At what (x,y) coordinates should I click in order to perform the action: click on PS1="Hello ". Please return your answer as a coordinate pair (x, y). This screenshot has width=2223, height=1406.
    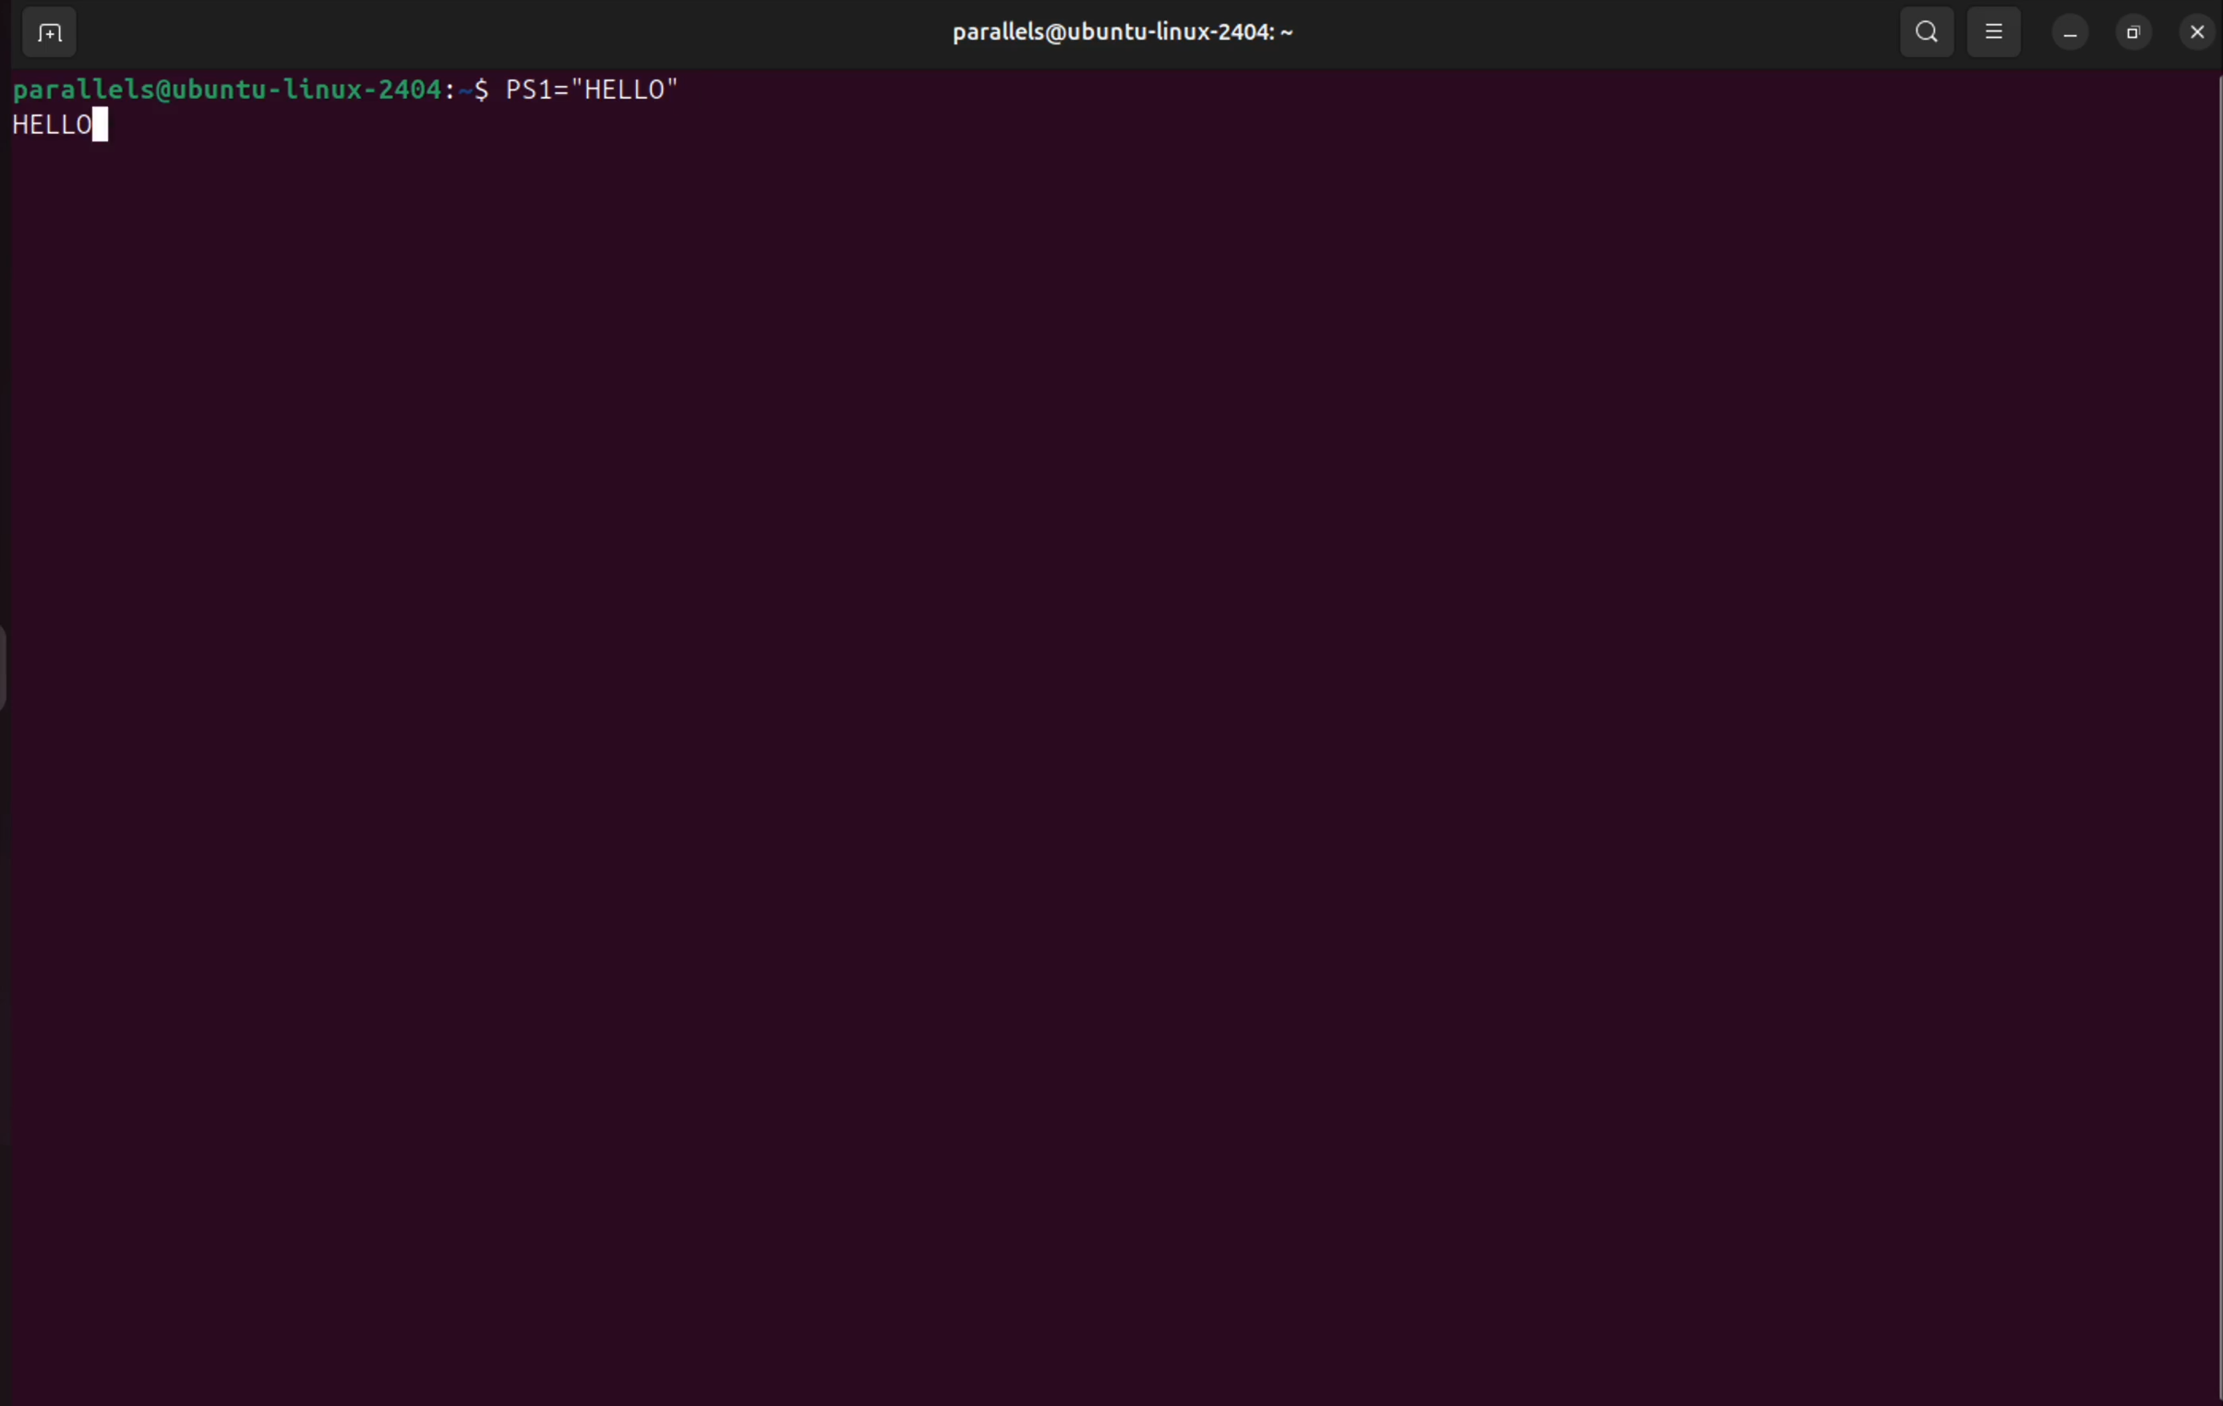
    Looking at the image, I should click on (607, 91).